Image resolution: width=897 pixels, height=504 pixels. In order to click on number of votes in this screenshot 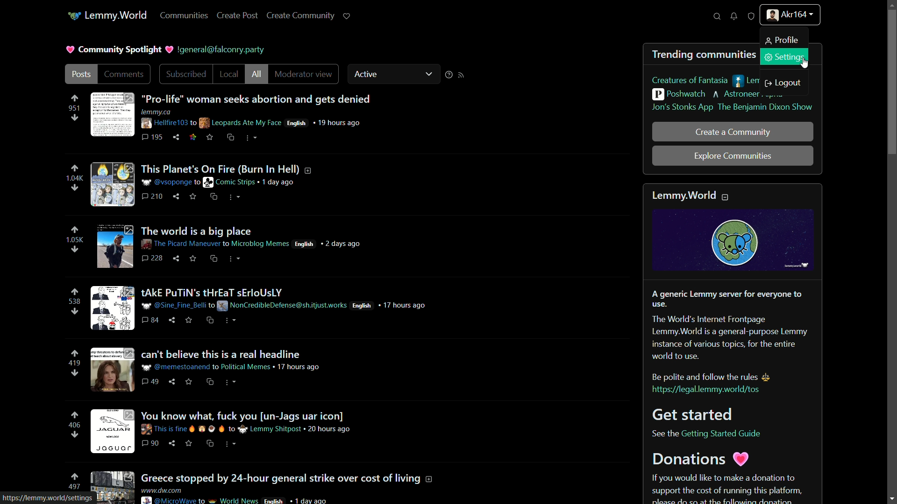, I will do `click(75, 487)`.